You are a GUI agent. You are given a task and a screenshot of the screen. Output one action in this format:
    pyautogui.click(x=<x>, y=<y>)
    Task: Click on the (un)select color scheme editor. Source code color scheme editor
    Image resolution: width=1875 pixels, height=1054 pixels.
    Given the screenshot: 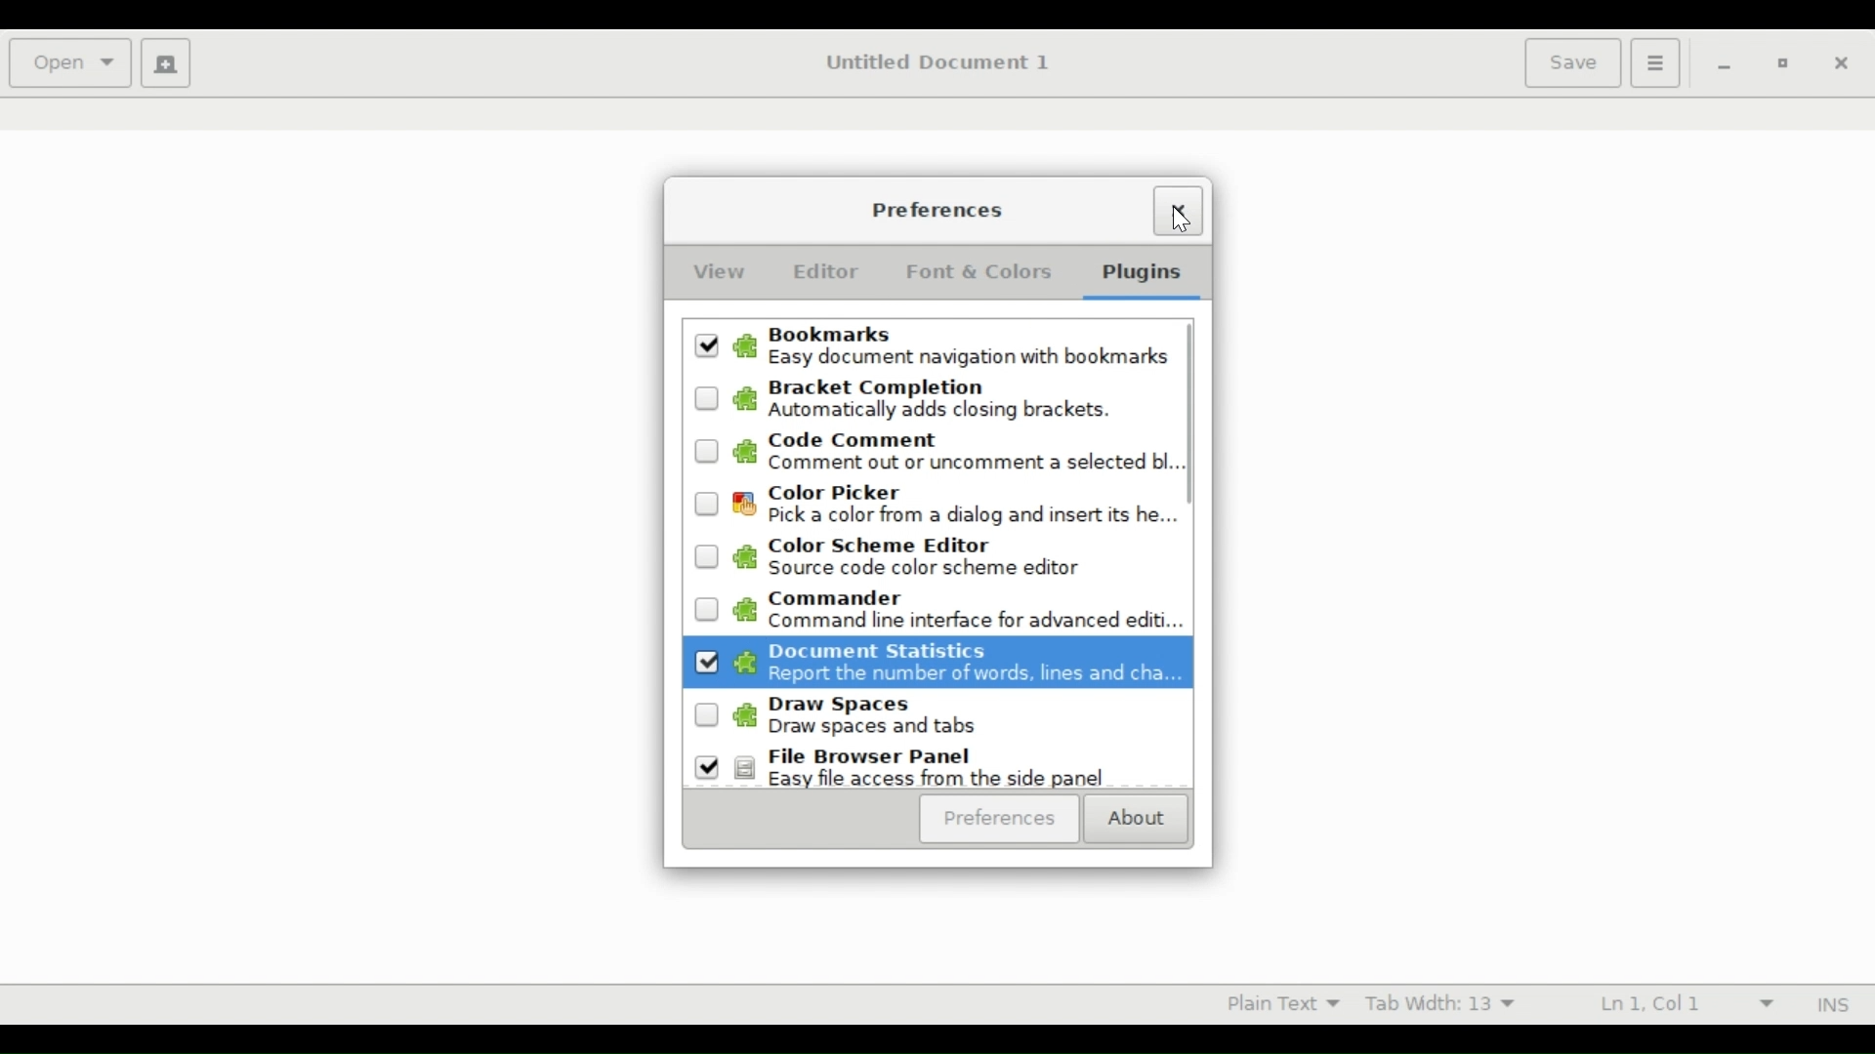 What is the action you would take?
    pyautogui.click(x=953, y=557)
    